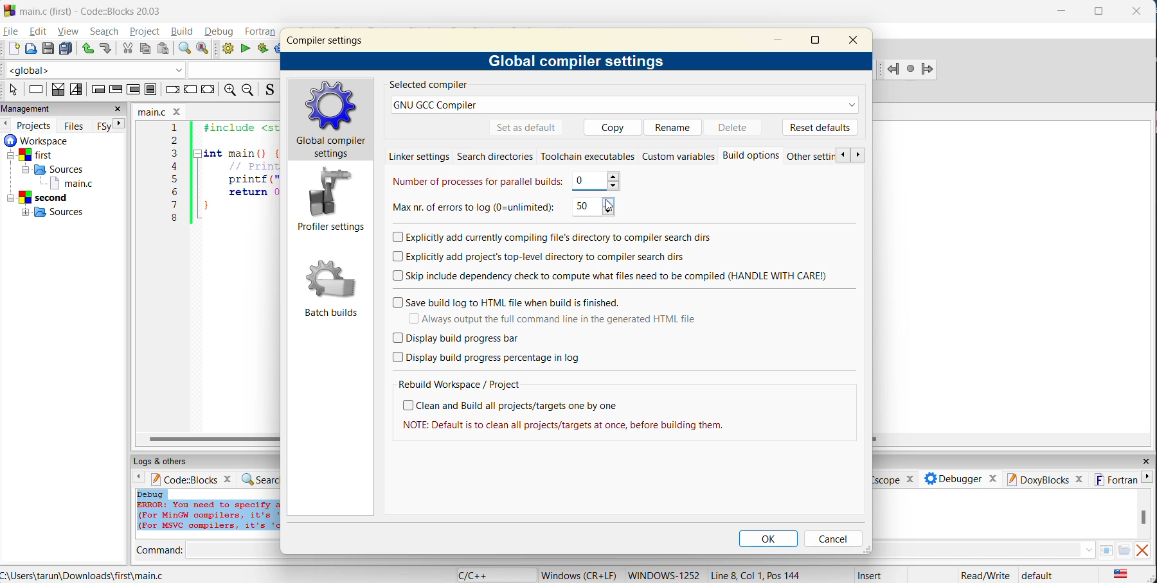 Image resolution: width=1157 pixels, height=583 pixels. Describe the element at coordinates (577, 60) in the screenshot. I see `global compiler settings` at that location.